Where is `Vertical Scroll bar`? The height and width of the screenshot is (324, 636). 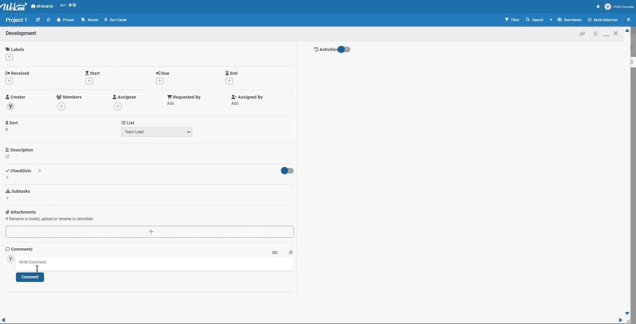 Vertical Scroll bar is located at coordinates (628, 172).